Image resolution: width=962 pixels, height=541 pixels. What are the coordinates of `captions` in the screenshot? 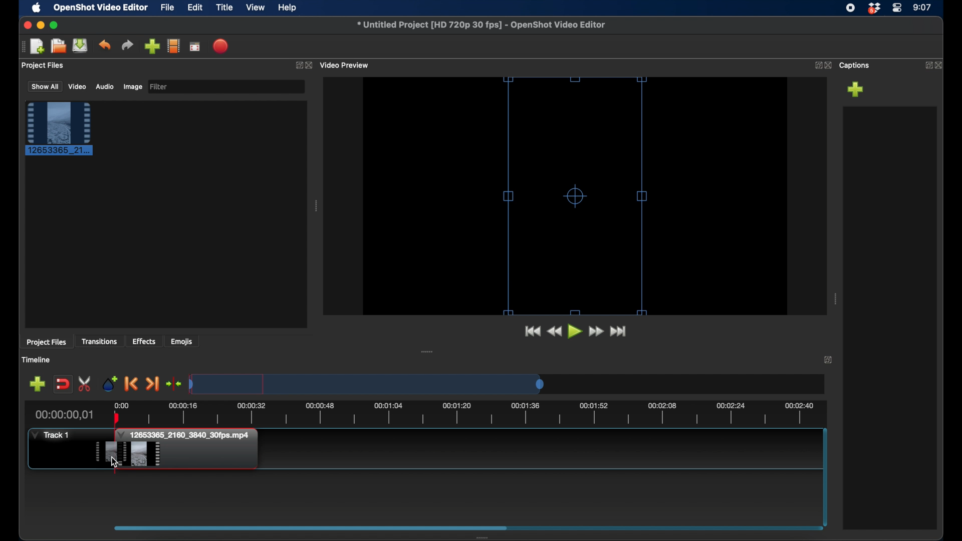 It's located at (856, 66).